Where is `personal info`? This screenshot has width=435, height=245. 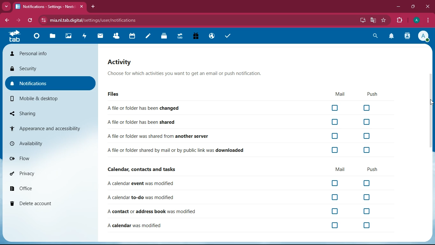 personal info is located at coordinates (51, 53).